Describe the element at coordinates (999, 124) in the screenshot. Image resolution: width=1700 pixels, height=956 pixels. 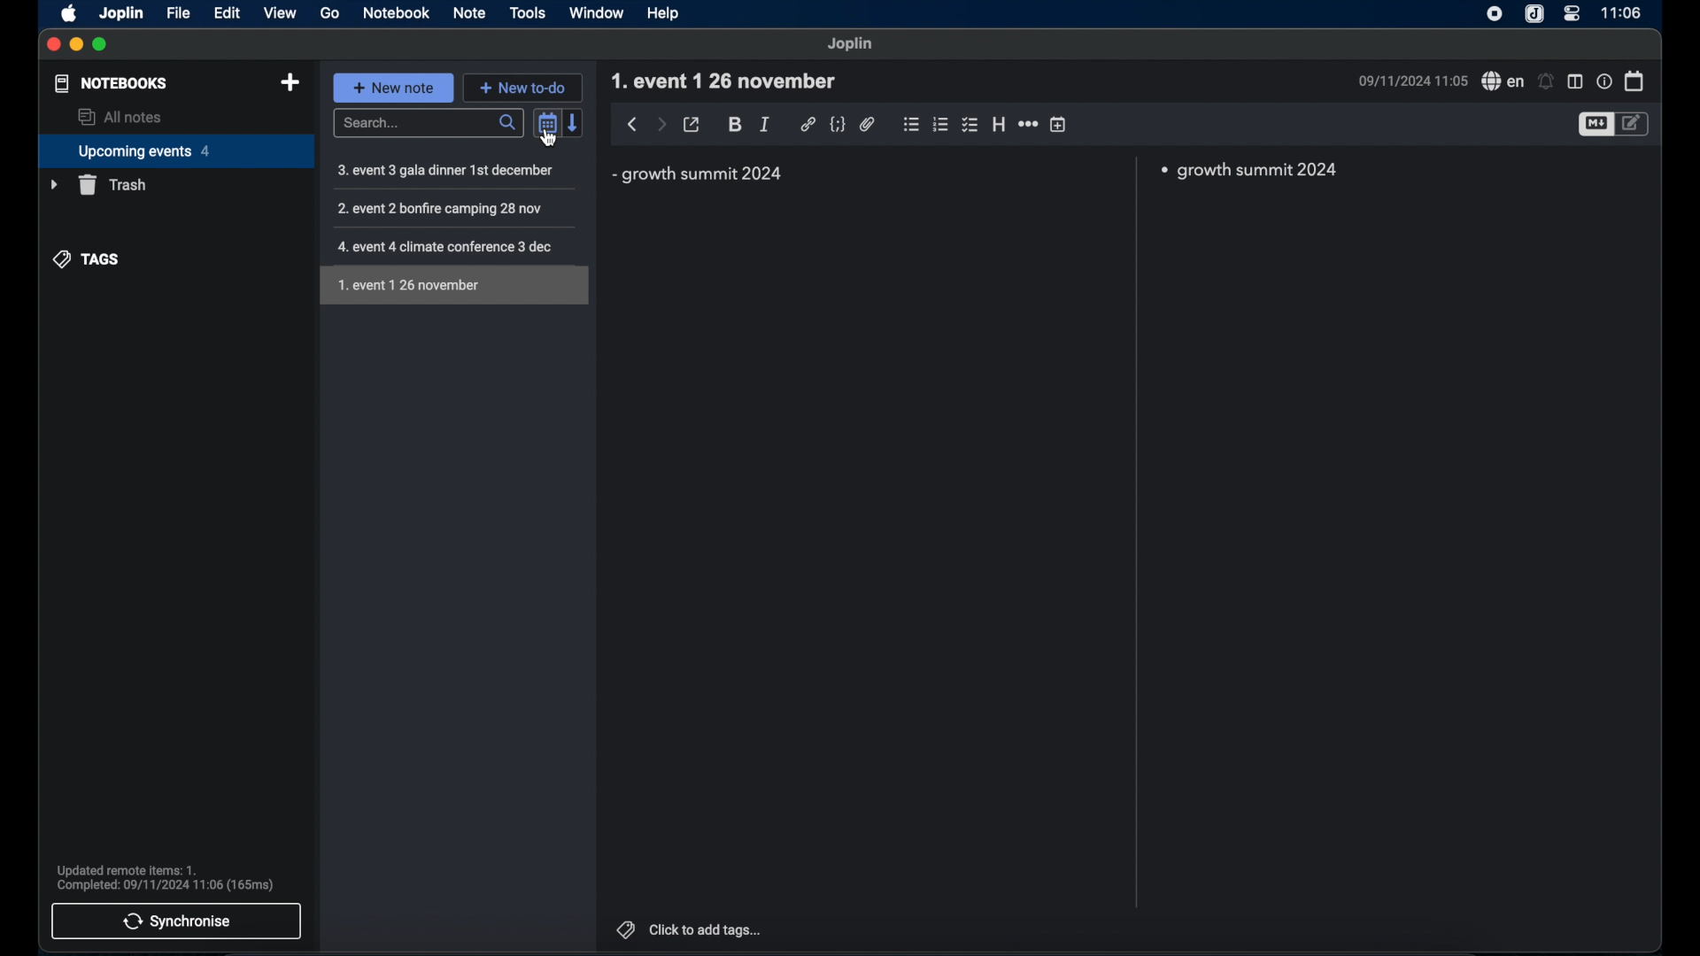
I see `heading` at that location.